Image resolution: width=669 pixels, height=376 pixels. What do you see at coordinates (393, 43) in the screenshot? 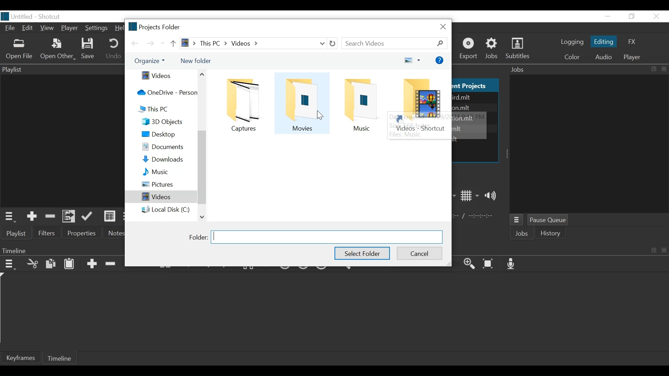
I see `Search bar` at bounding box center [393, 43].